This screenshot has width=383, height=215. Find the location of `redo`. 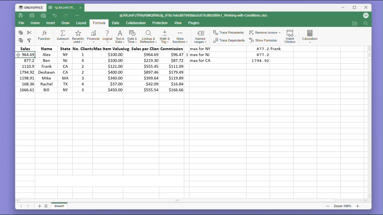

redo is located at coordinates (66, 16).